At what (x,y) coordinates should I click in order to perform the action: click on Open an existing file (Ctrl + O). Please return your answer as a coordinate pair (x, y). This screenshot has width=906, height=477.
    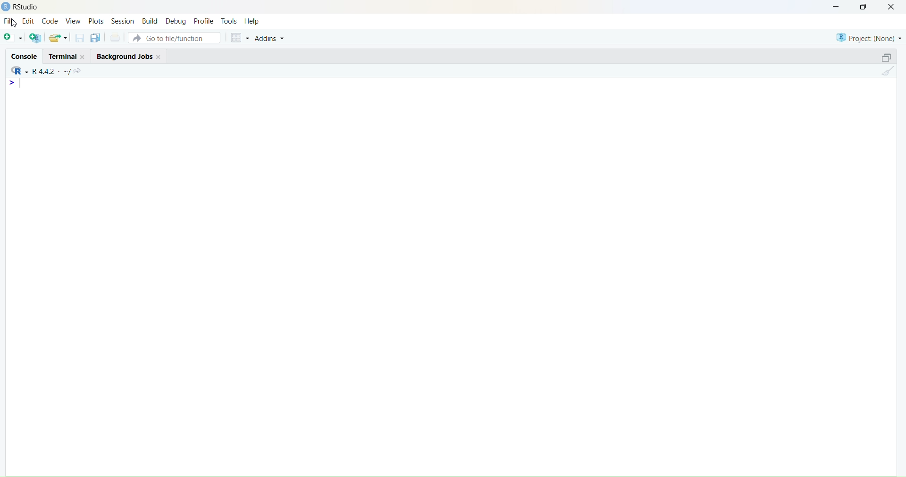
    Looking at the image, I should click on (58, 38).